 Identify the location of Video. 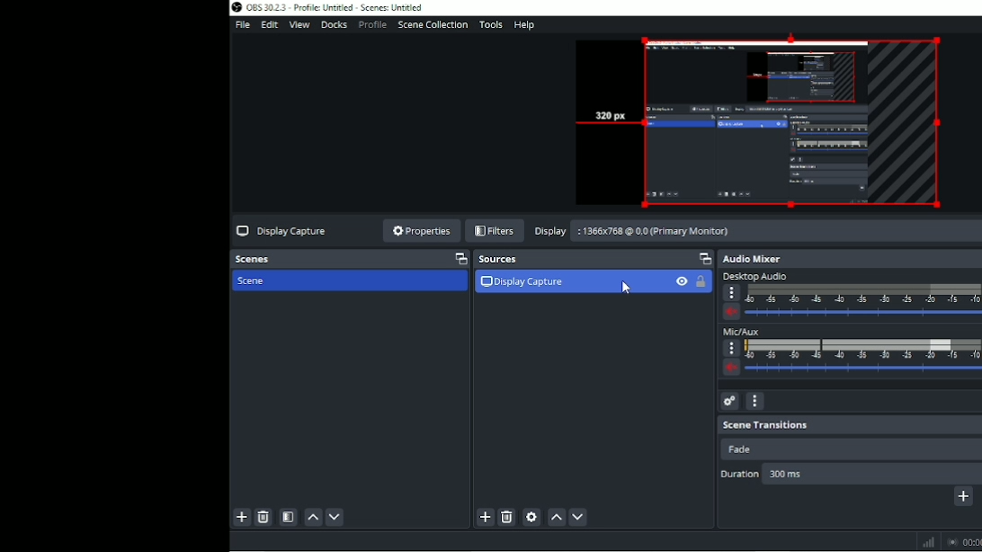
(793, 122).